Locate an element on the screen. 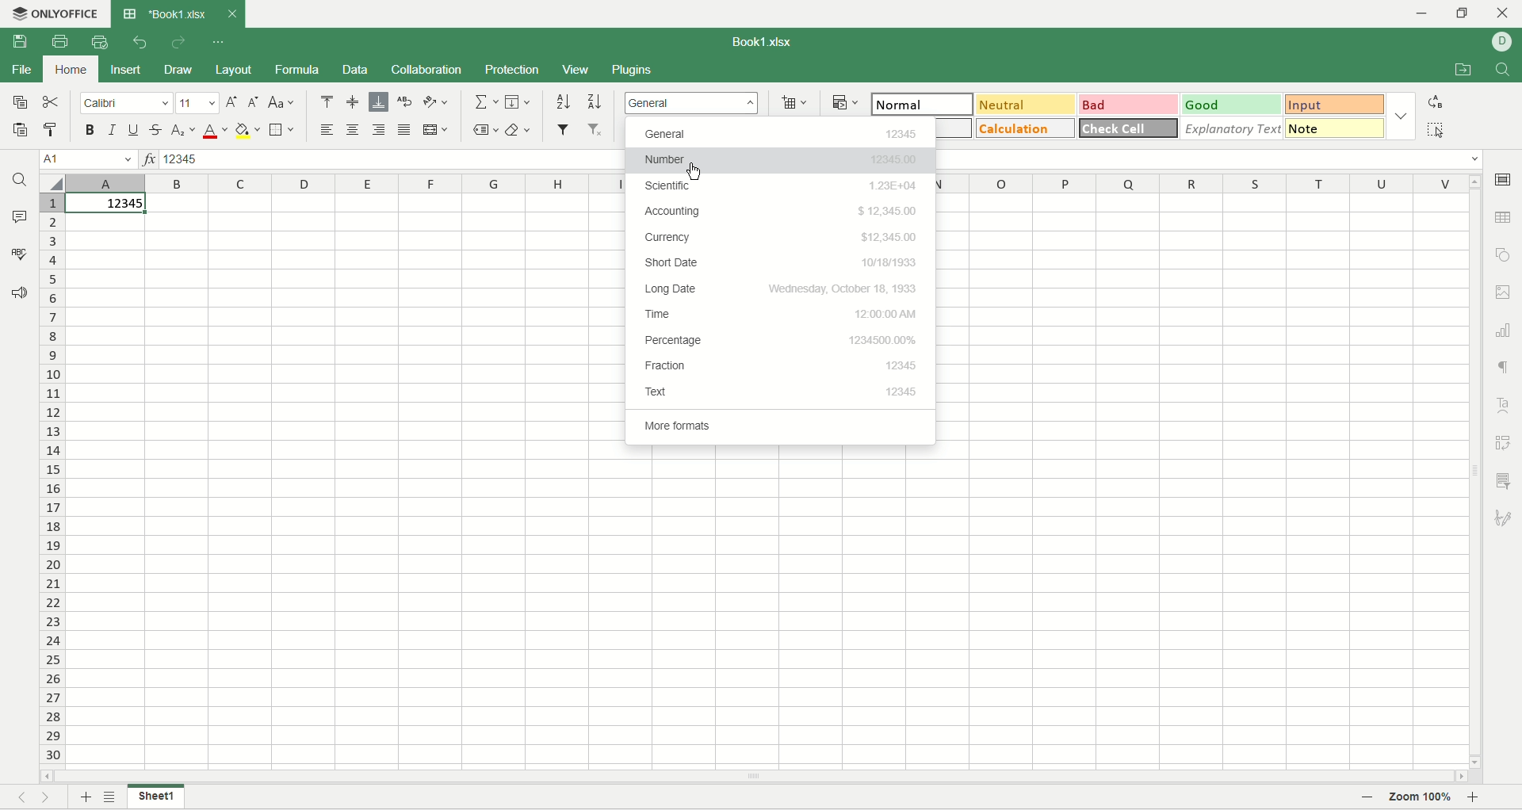 This screenshot has height=810, width=1522. note is located at coordinates (1333, 128).